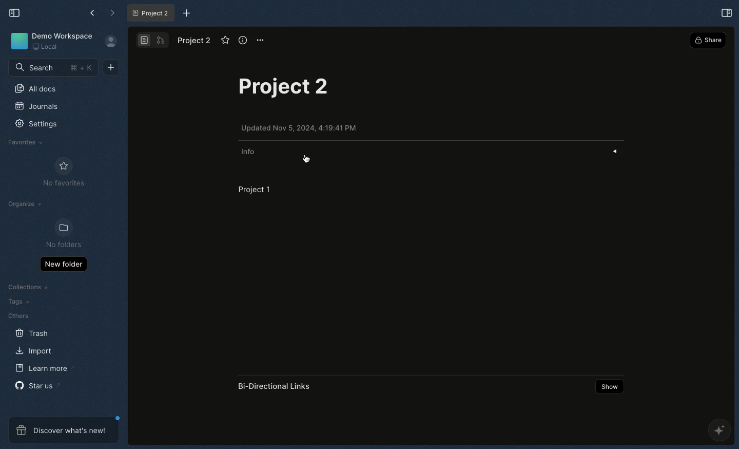 The image size is (739, 449). I want to click on Switch, so click(153, 41).